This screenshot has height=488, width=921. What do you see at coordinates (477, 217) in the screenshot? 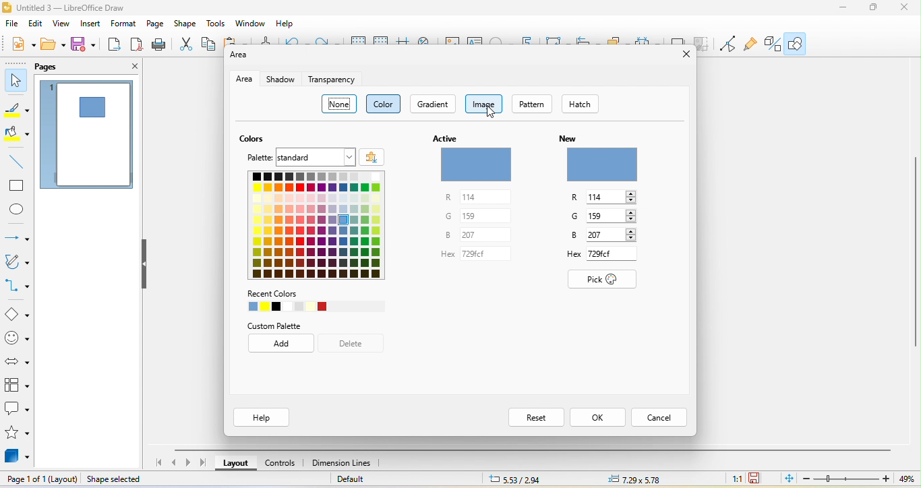
I see `g 159` at bounding box center [477, 217].